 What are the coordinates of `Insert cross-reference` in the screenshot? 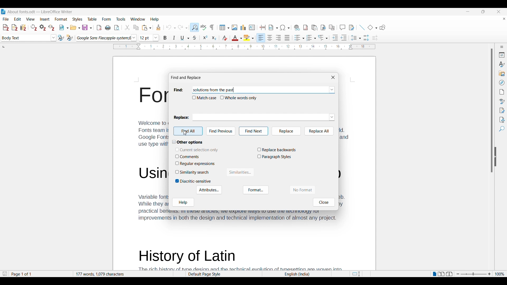 It's located at (332, 27).